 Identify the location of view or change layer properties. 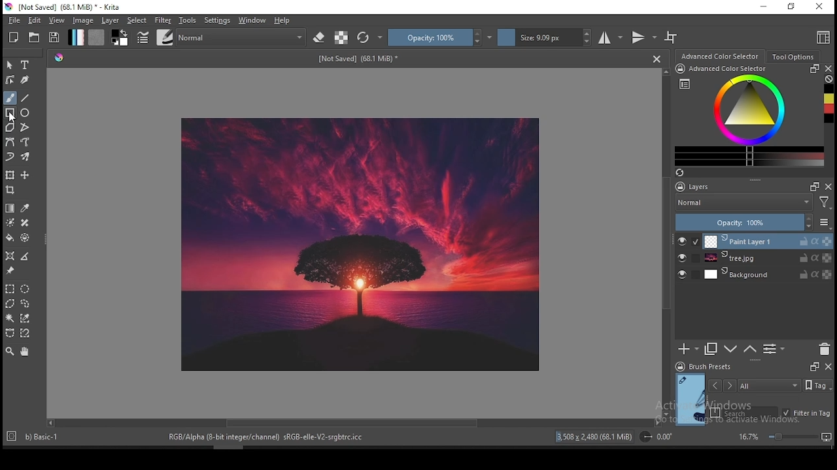
(774, 349).